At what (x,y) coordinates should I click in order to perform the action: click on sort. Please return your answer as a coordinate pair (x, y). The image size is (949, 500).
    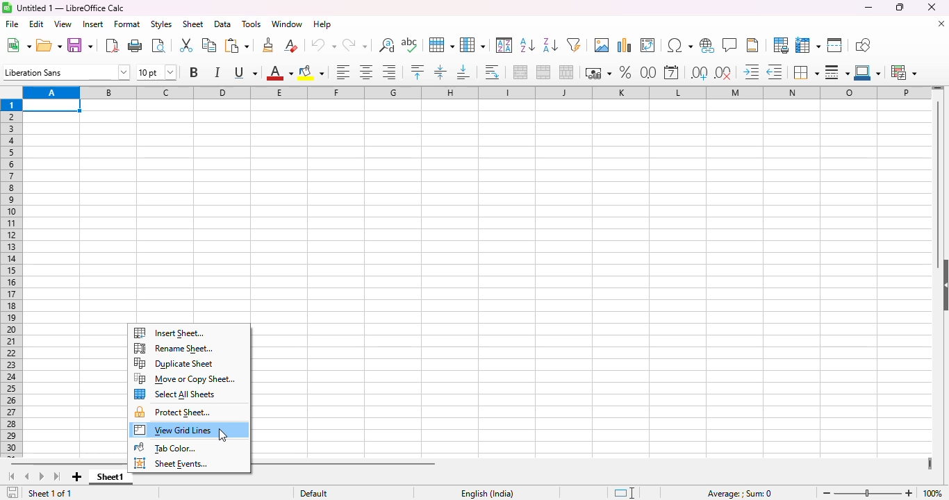
    Looking at the image, I should click on (504, 45).